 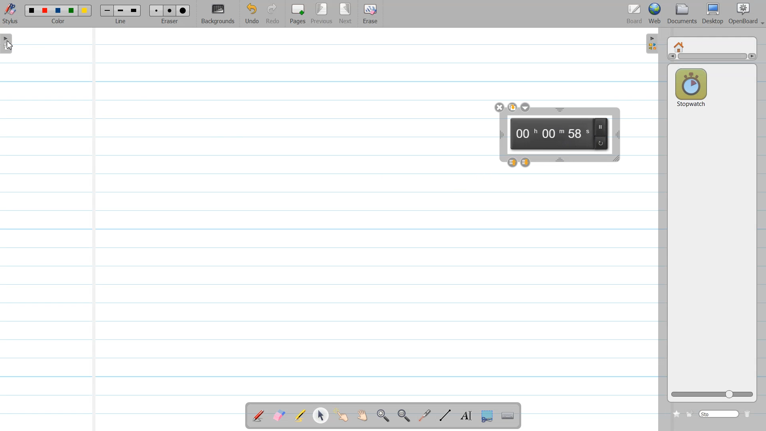 I want to click on close, so click(x=499, y=107).